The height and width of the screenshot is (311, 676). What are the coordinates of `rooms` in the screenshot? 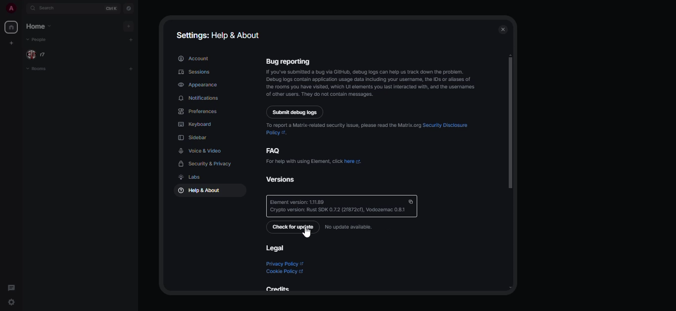 It's located at (41, 69).